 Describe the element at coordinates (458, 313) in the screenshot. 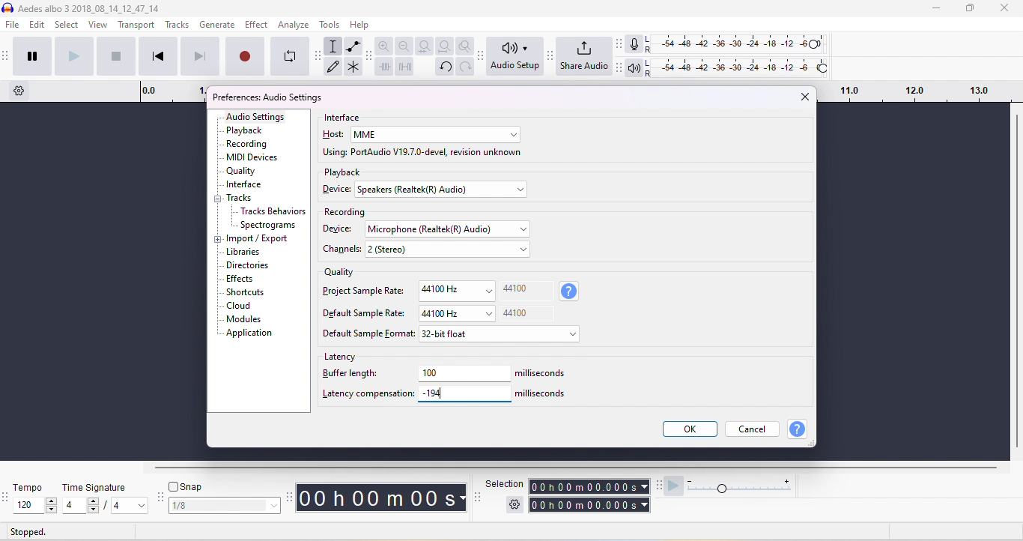

I see `44100 Hz` at that location.